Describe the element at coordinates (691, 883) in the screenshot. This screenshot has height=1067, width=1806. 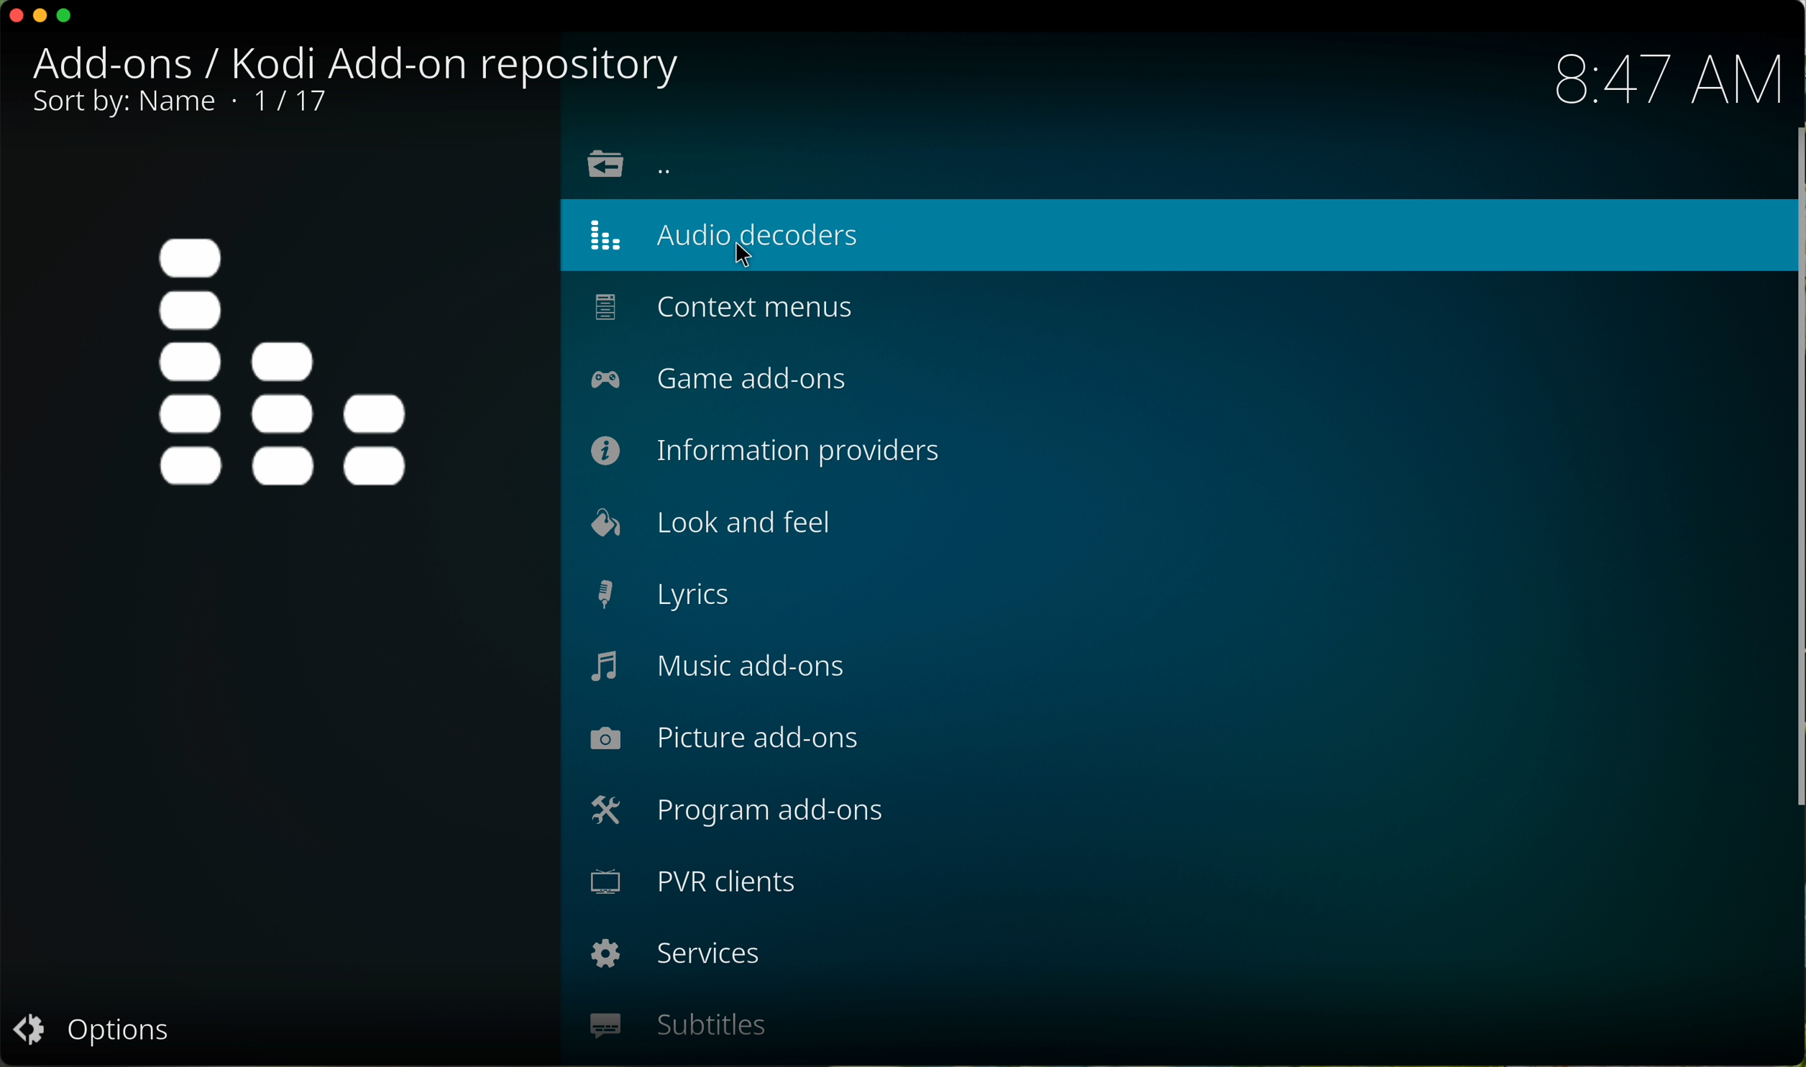
I see `PVR clients` at that location.